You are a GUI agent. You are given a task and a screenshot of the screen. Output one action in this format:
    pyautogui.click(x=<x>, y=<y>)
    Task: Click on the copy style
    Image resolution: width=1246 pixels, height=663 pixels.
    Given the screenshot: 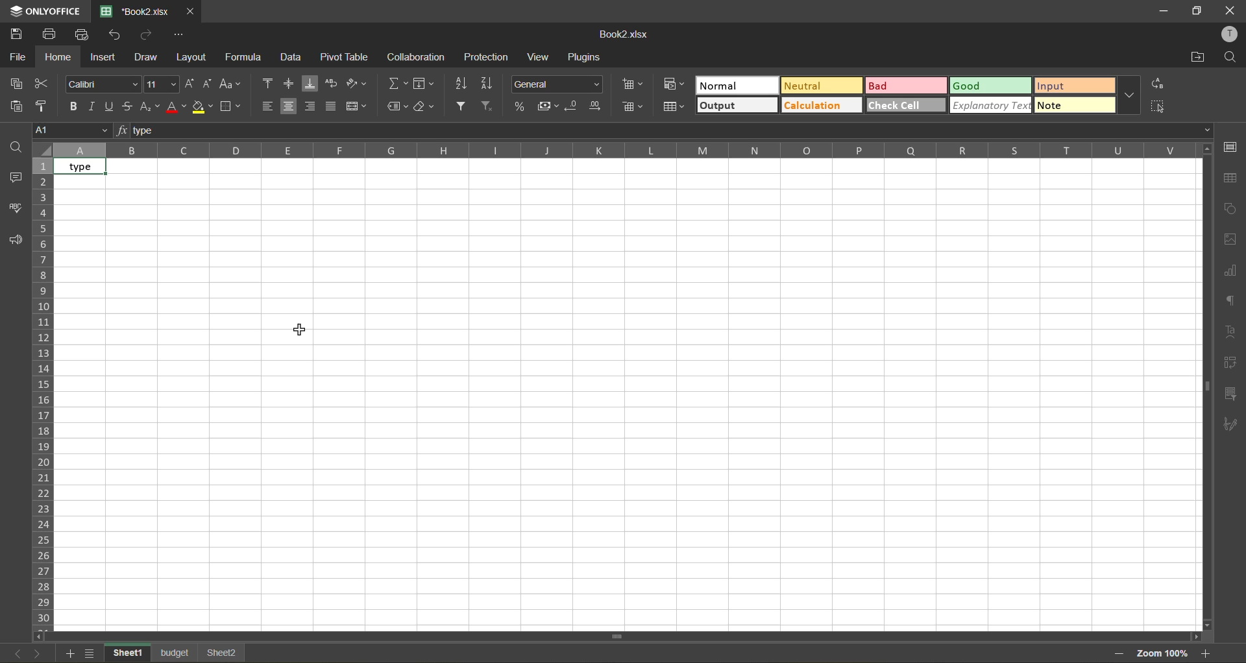 What is the action you would take?
    pyautogui.click(x=45, y=106)
    